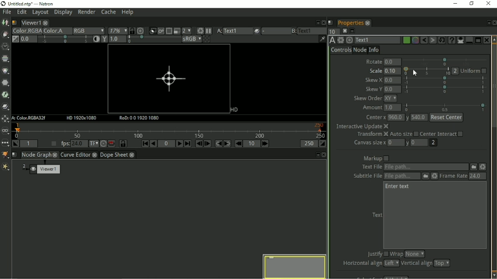 The height and width of the screenshot is (279, 497). Describe the element at coordinates (421, 167) in the screenshot. I see `Text file` at that location.